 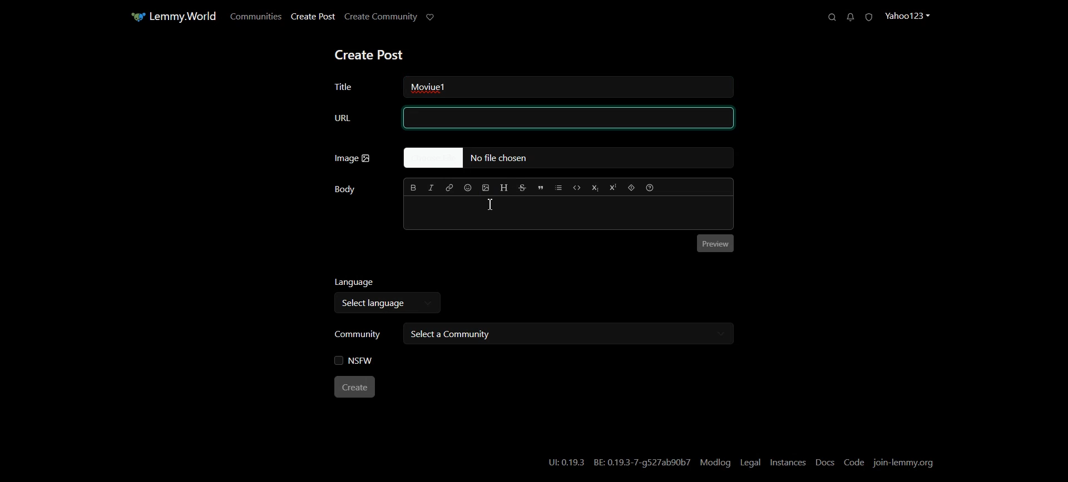 What do you see at coordinates (345, 189) in the screenshot?
I see `Body` at bounding box center [345, 189].